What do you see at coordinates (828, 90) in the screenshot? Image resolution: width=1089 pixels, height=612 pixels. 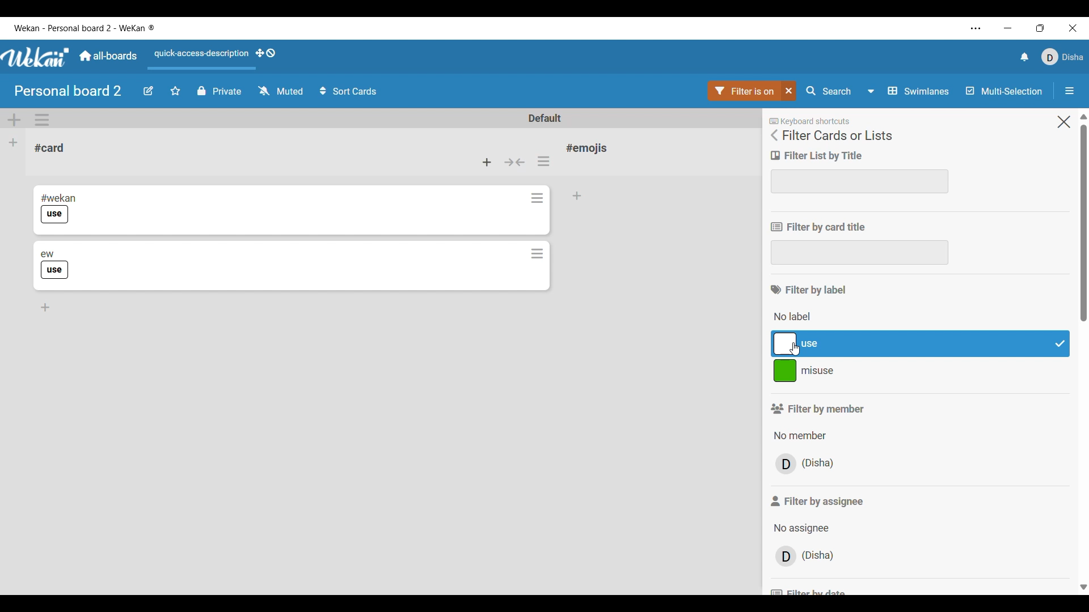 I see `Search` at bounding box center [828, 90].